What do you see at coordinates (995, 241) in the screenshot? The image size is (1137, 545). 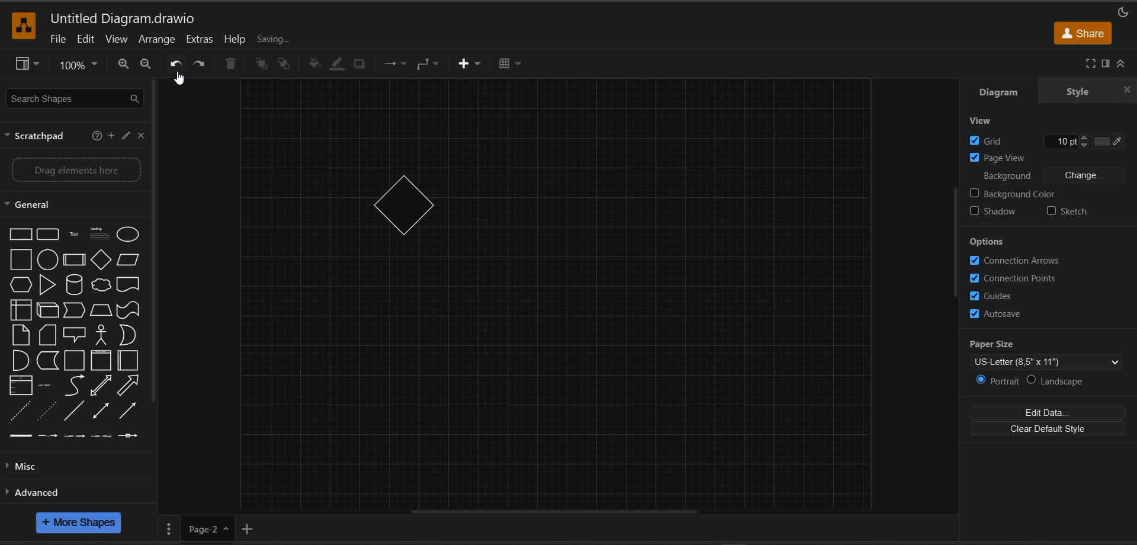 I see `options` at bounding box center [995, 241].